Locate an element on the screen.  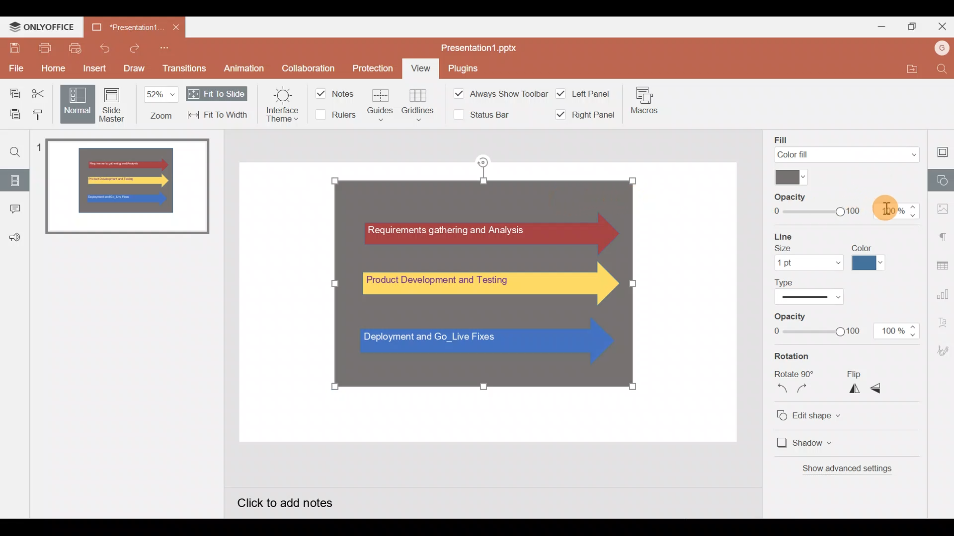
Slides is located at coordinates (15, 178).